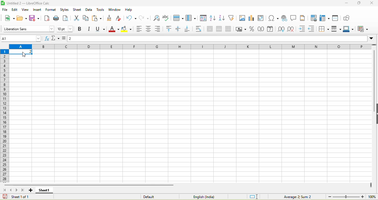 The image size is (378, 200). What do you see at coordinates (293, 29) in the screenshot?
I see `delete decimal` at bounding box center [293, 29].